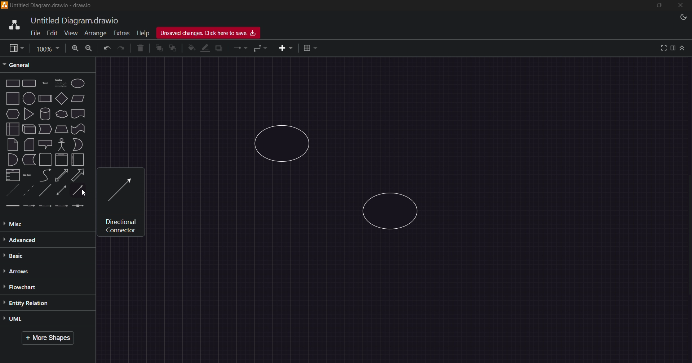  I want to click on Page Size, so click(46, 48).